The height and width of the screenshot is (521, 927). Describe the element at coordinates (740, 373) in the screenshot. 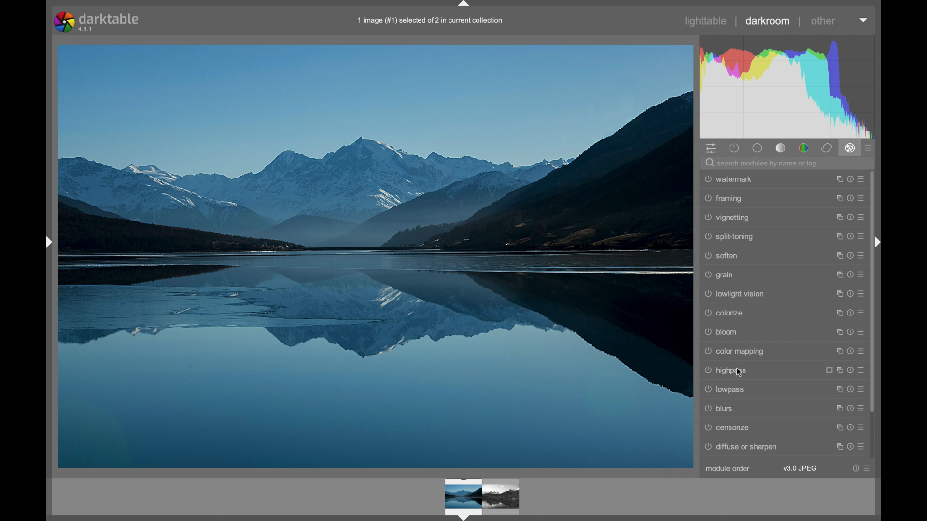

I see `cursor` at that location.